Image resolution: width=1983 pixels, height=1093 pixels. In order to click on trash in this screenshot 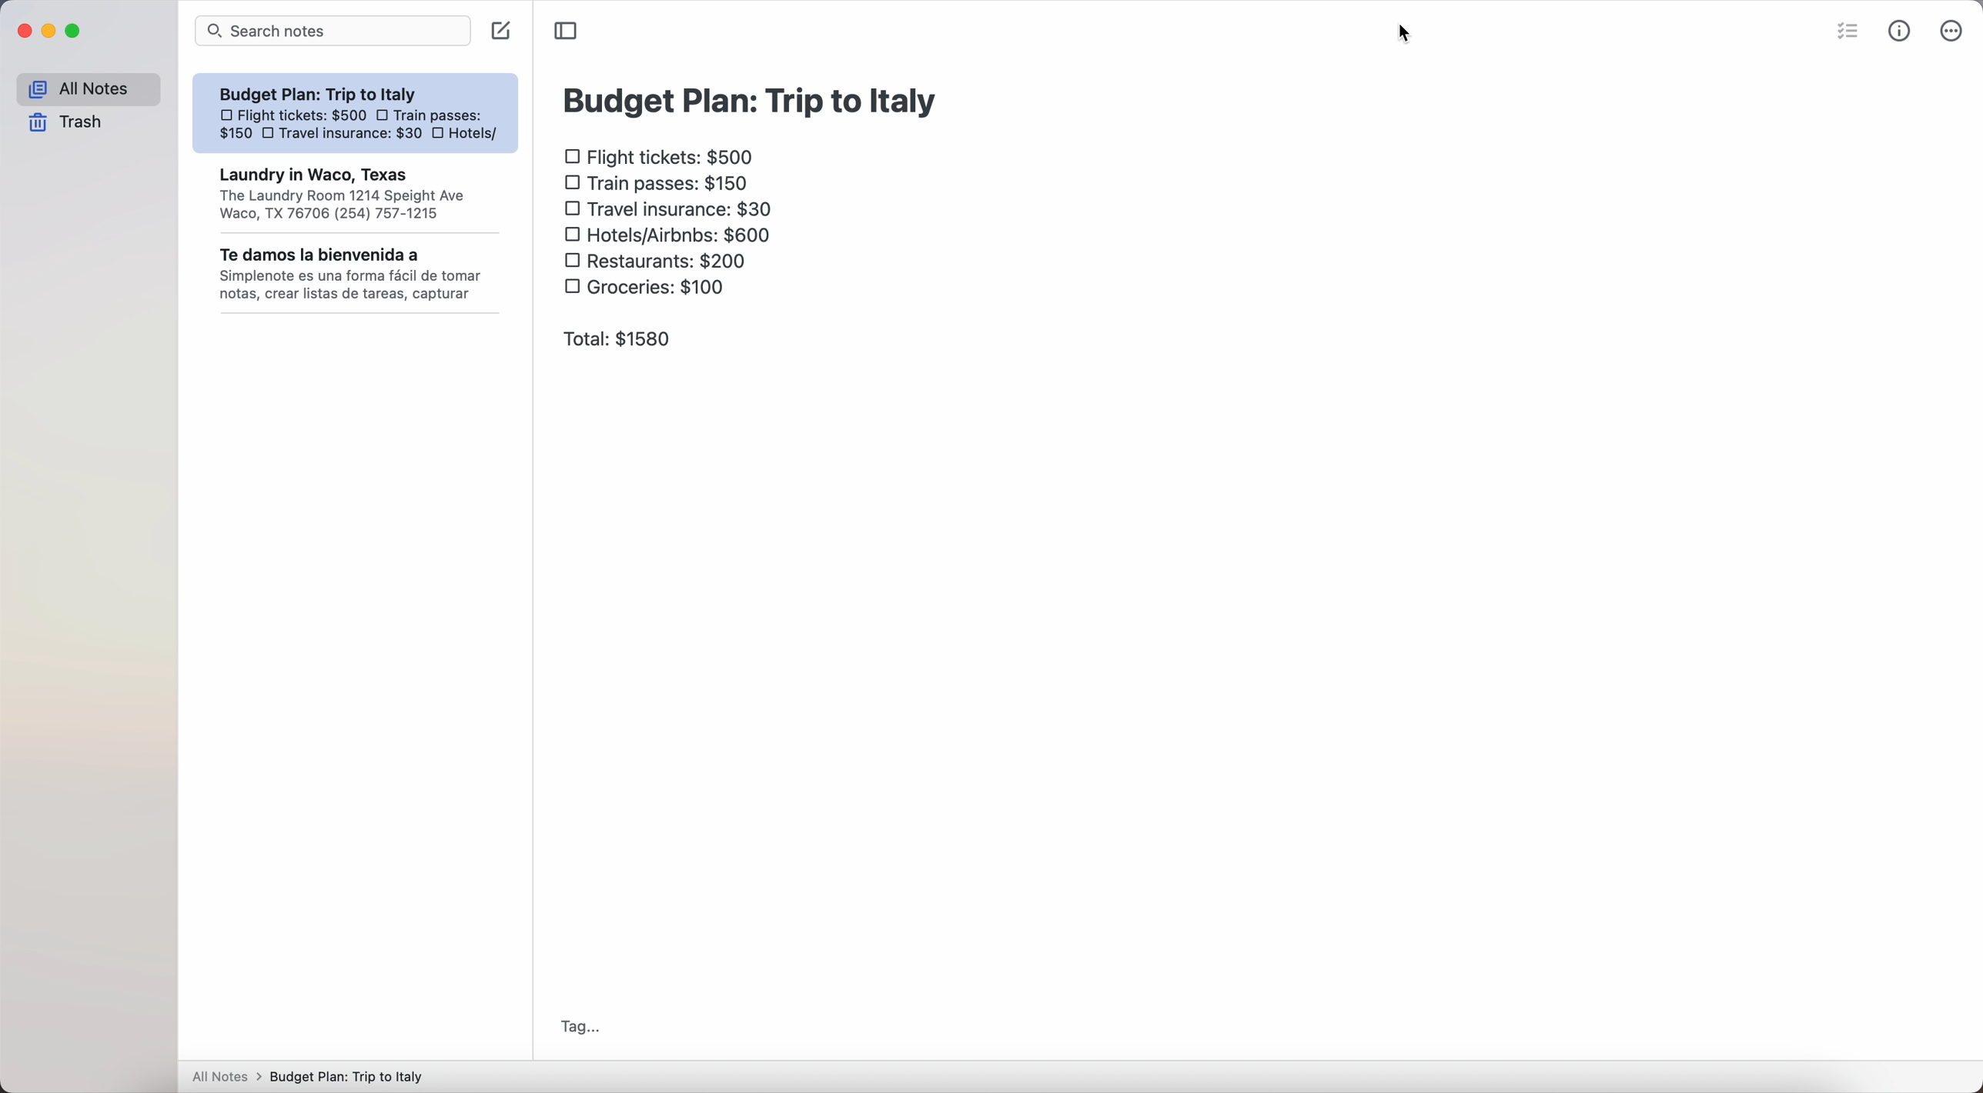, I will do `click(66, 123)`.